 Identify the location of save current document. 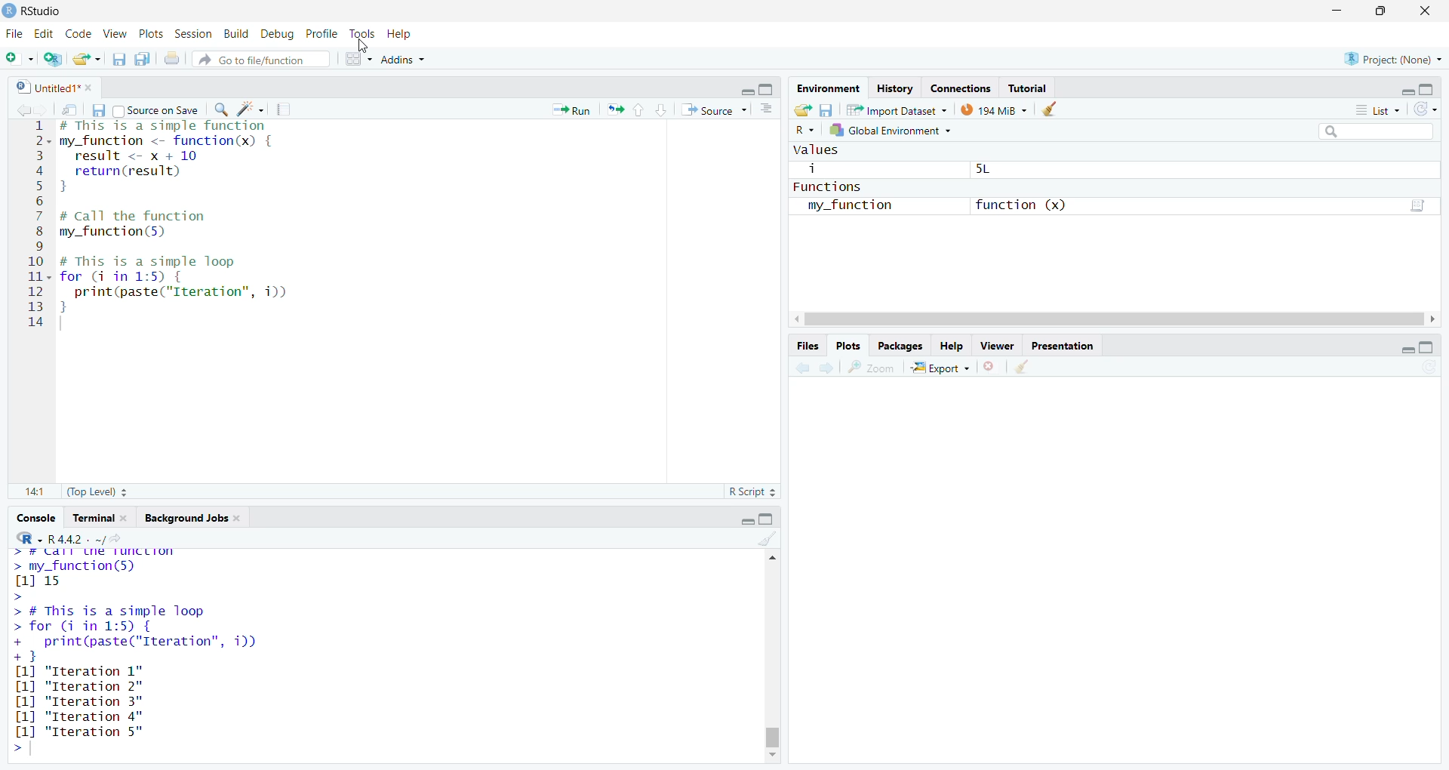
(97, 109).